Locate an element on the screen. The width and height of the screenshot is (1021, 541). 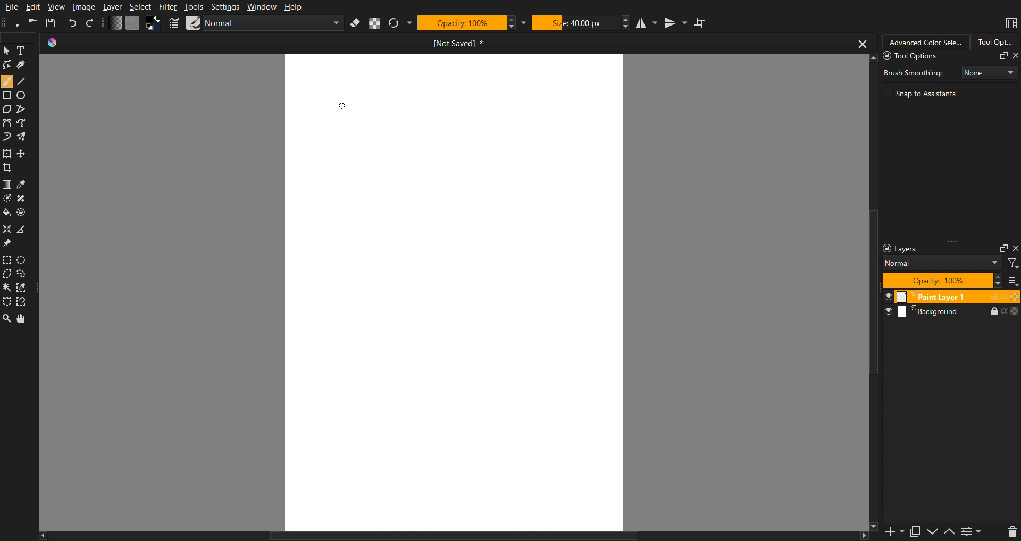
Scrollbar is located at coordinates (871, 293).